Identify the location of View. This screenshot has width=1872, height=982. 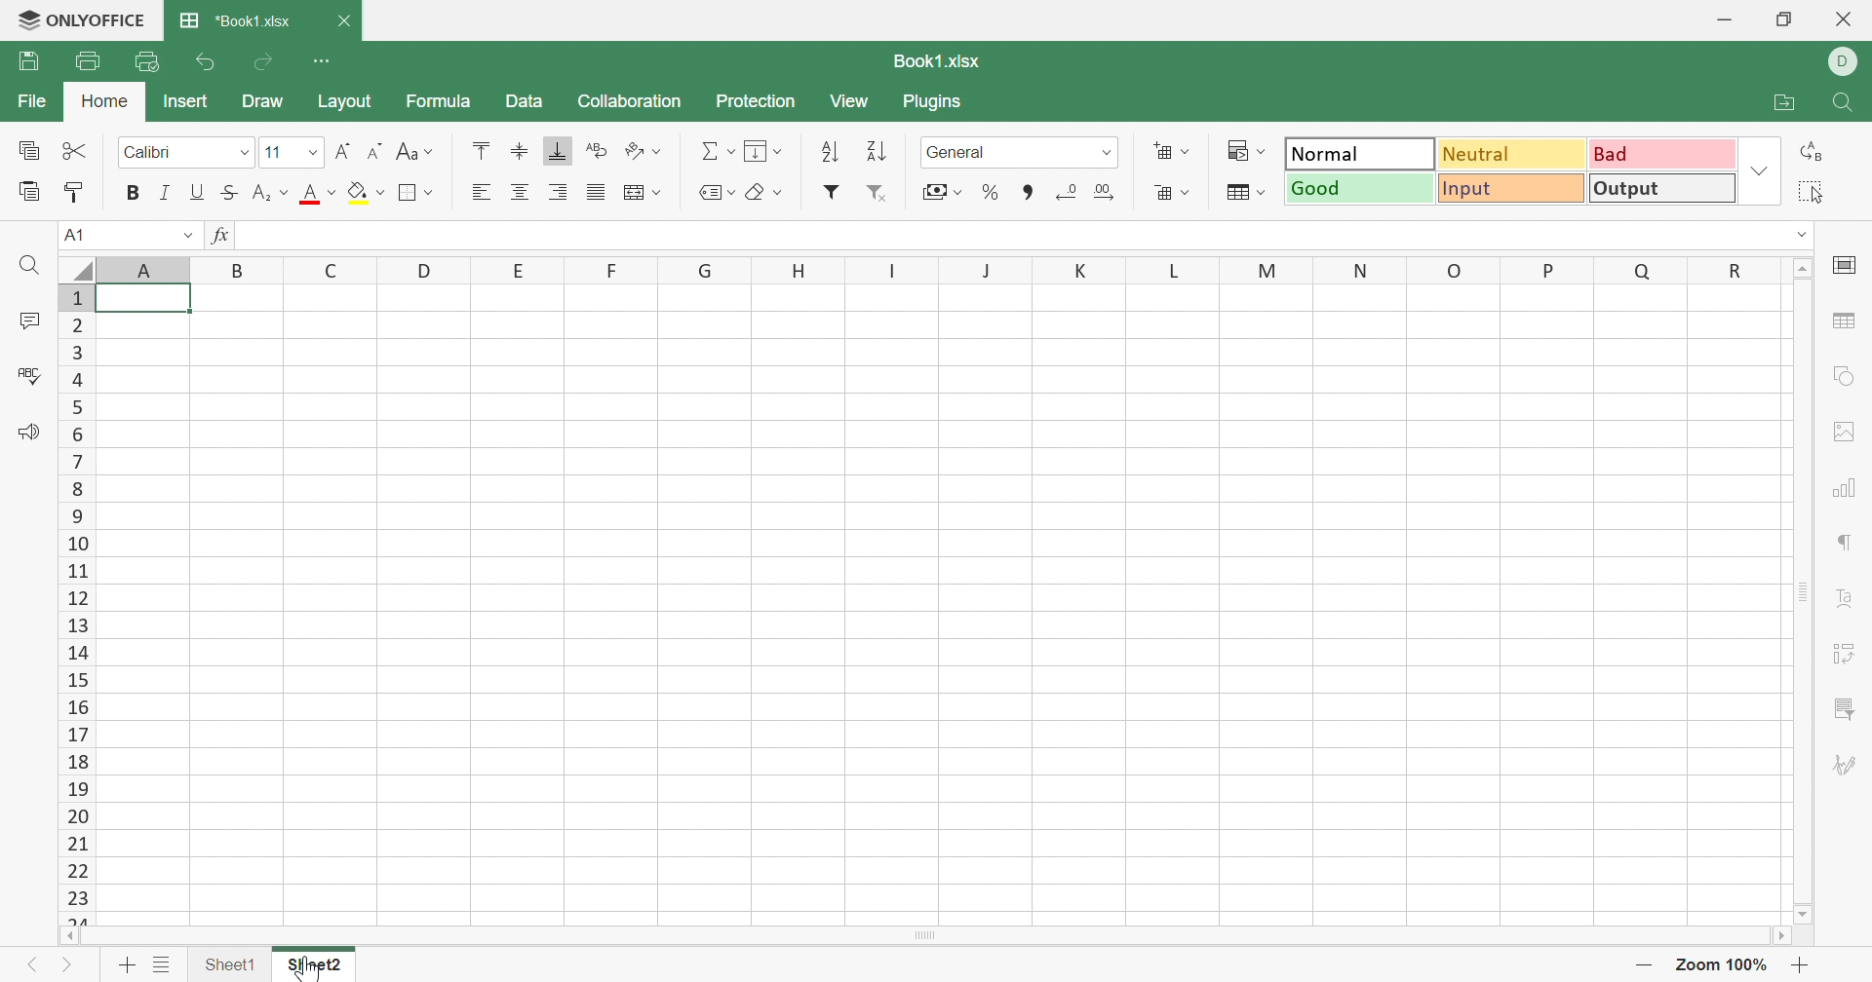
(851, 101).